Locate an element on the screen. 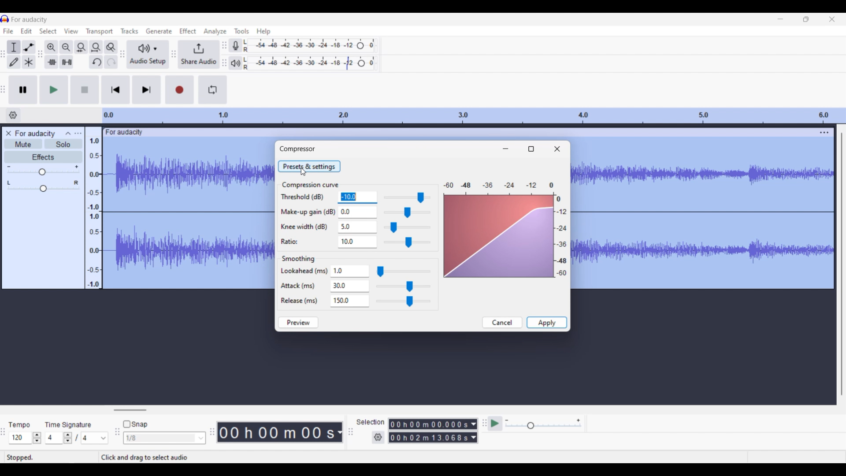 This screenshot has width=846, height=476. Vertical slide bar is located at coordinates (842, 265).